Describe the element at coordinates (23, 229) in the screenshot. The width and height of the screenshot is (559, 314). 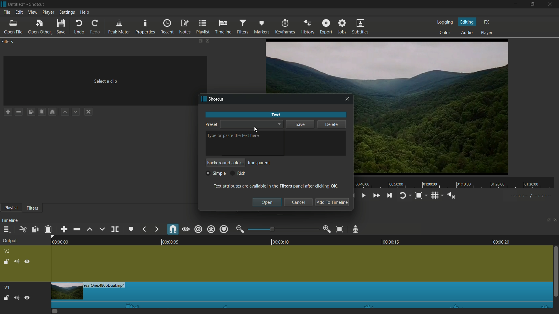
I see `cut` at that location.